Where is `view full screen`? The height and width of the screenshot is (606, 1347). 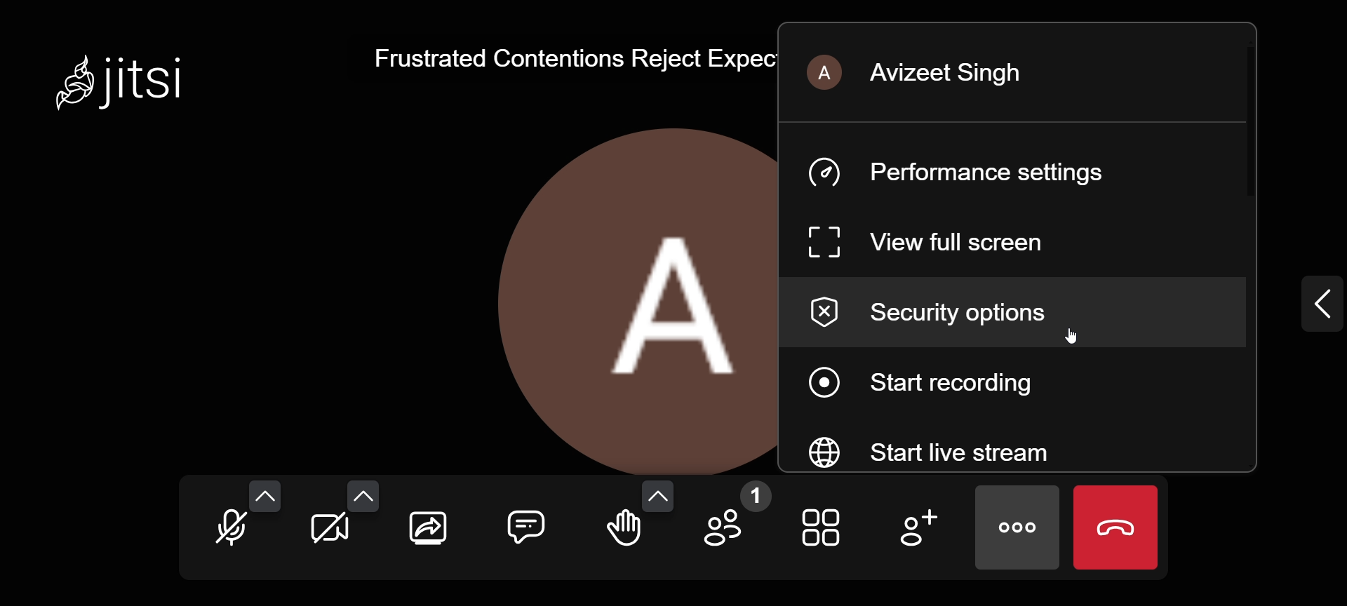 view full screen is located at coordinates (930, 245).